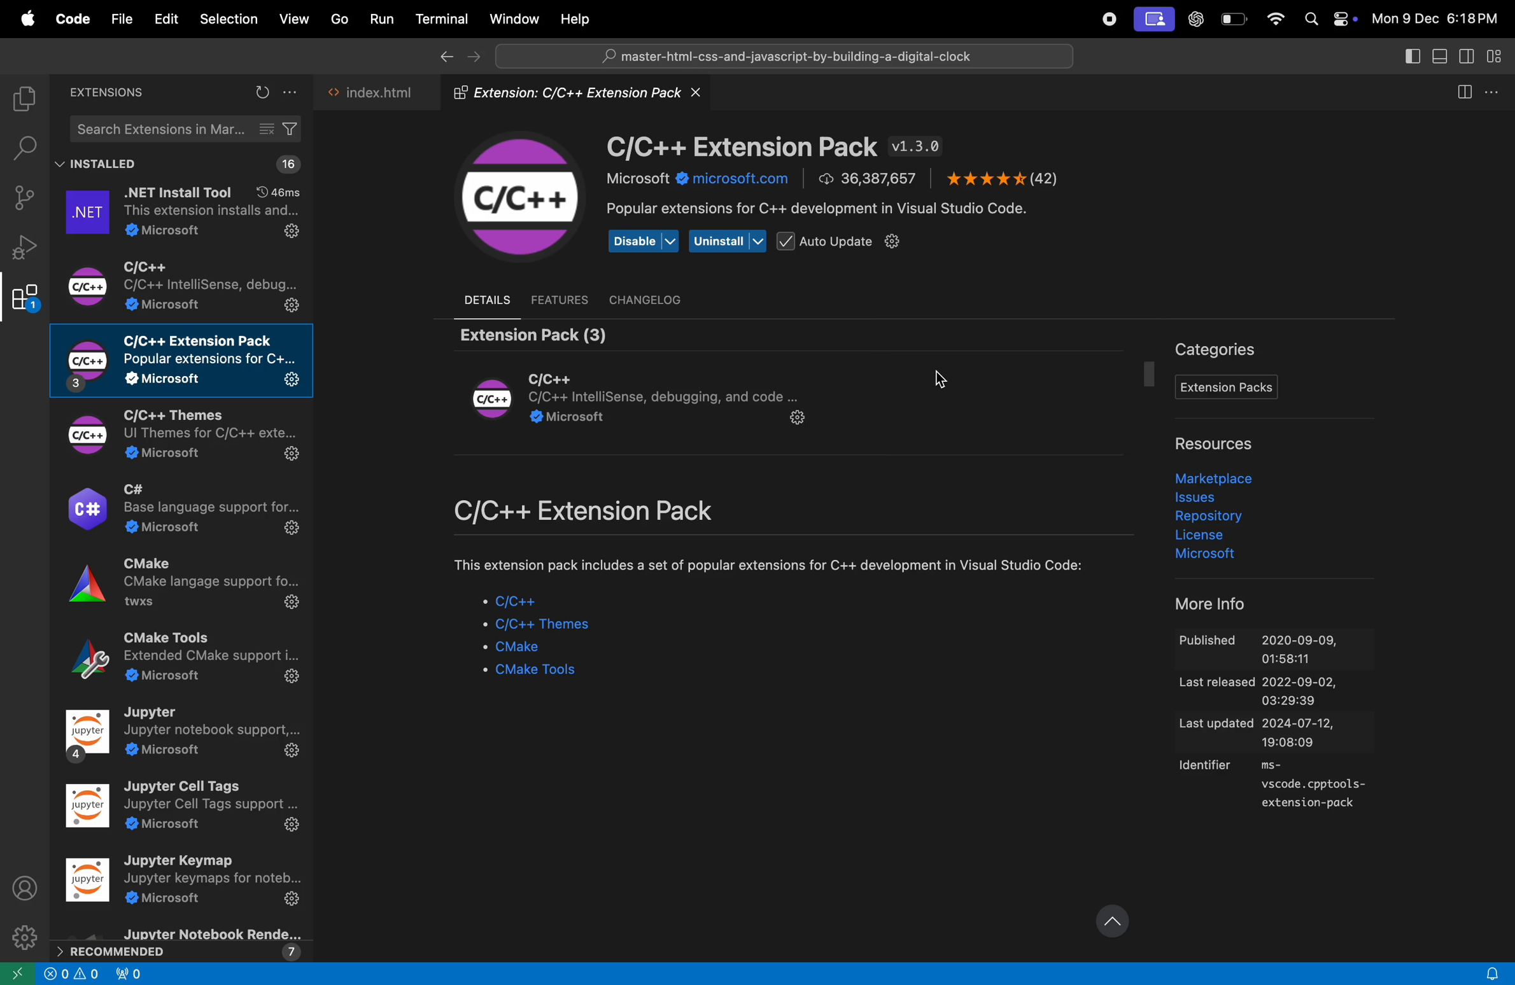 This screenshot has height=985, width=1515. I want to click on options, so click(295, 94).